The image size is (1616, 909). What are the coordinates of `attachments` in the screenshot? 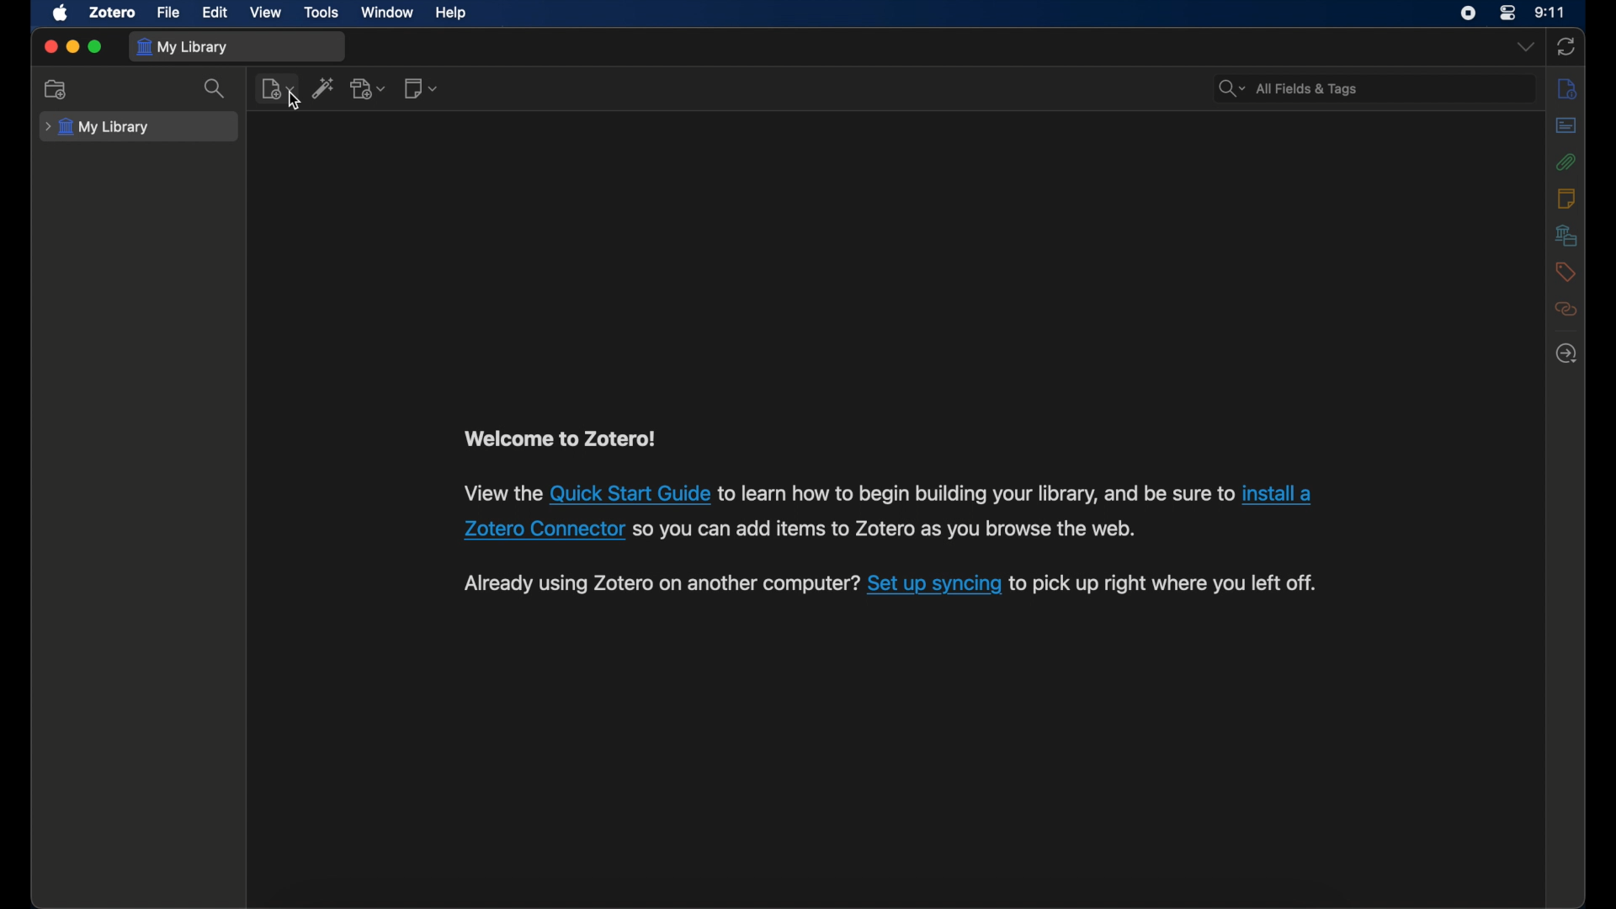 It's located at (1565, 162).